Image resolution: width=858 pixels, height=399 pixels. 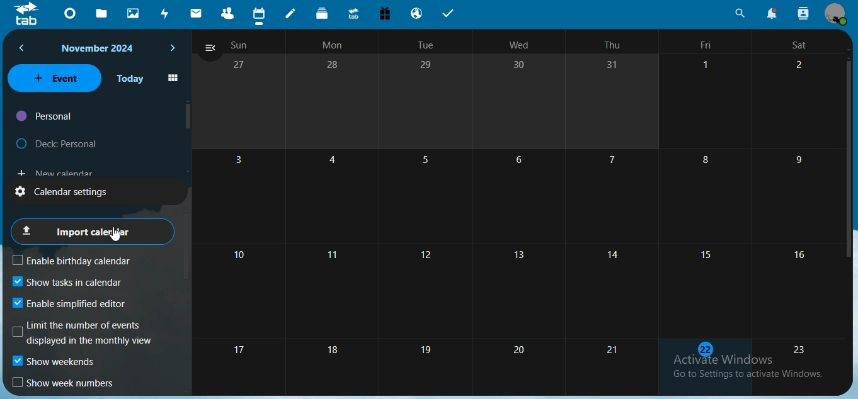 What do you see at coordinates (54, 171) in the screenshot?
I see `new calendar` at bounding box center [54, 171].